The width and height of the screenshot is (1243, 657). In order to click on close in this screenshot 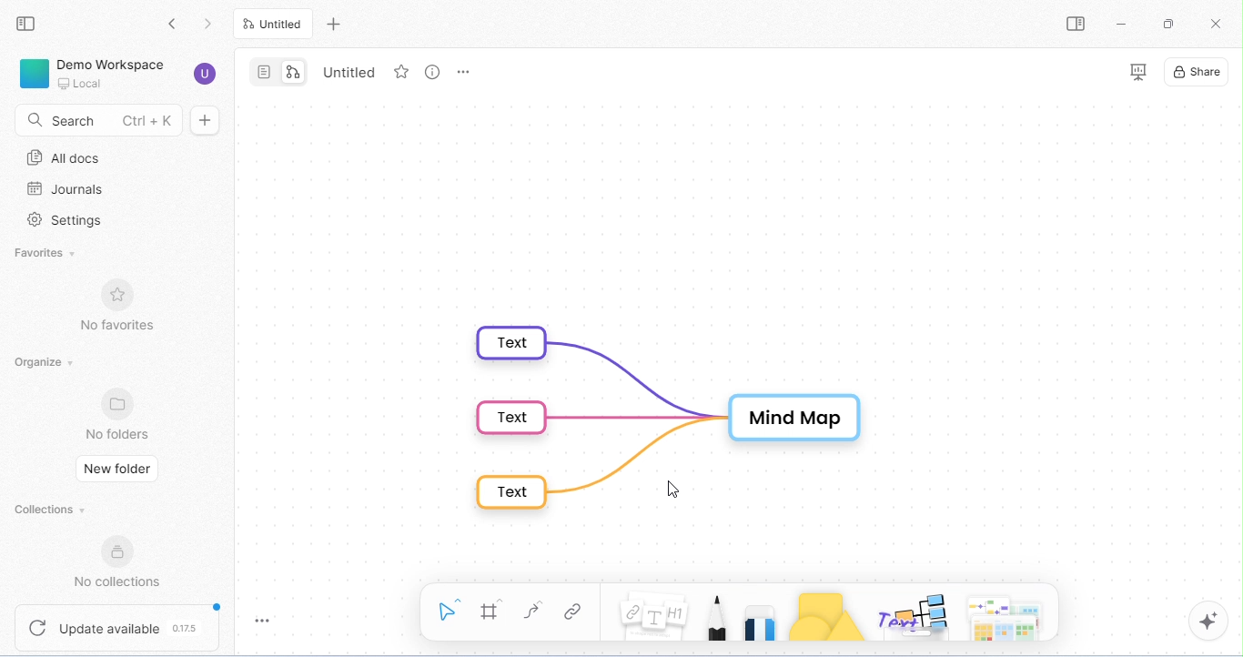, I will do `click(1214, 25)`.